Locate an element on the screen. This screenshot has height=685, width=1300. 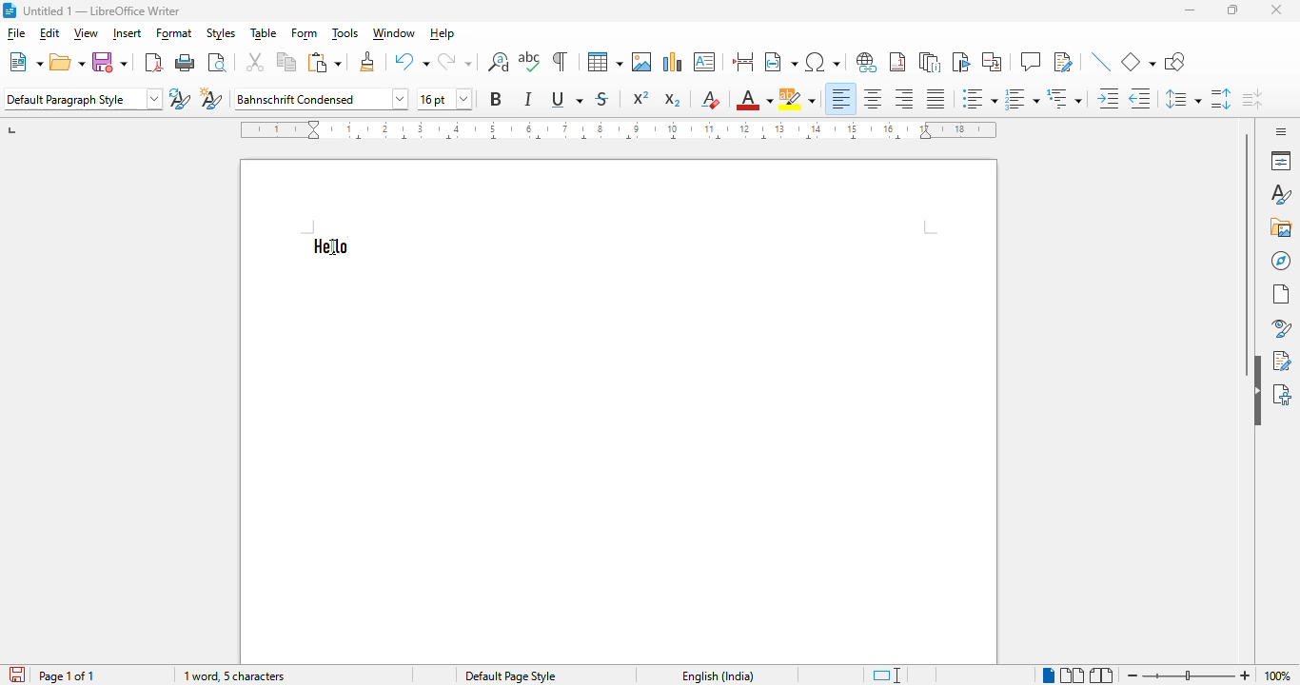
vertical scroll bar is located at coordinates (1247, 257).